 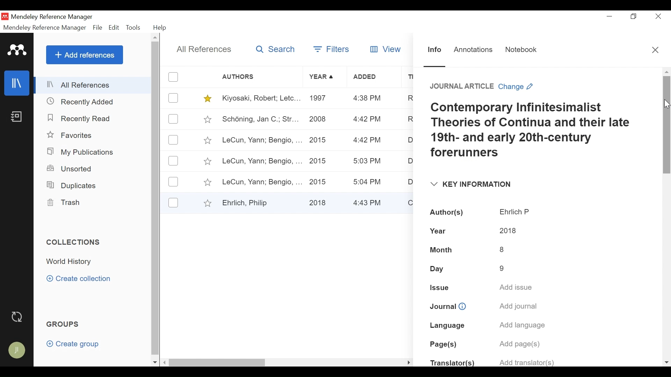 What do you see at coordinates (174, 98) in the screenshot?
I see `(un)select` at bounding box center [174, 98].